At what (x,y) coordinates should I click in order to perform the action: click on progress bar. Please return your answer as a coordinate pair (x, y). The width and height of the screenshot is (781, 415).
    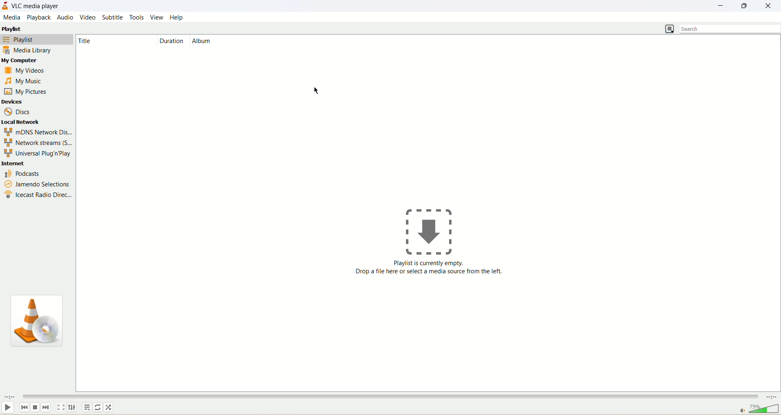
    Looking at the image, I should click on (284, 396).